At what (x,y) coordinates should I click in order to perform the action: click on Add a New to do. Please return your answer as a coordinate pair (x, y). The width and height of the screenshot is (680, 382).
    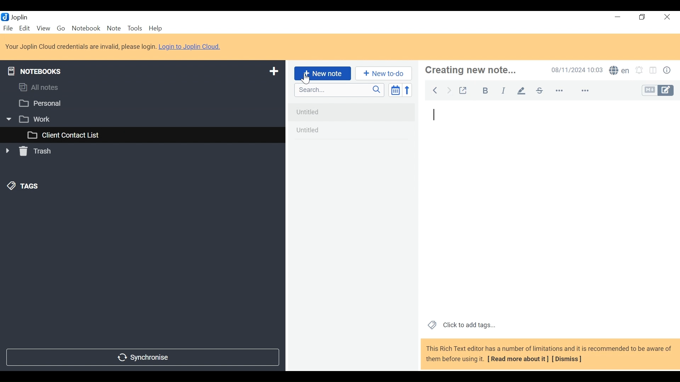
    Looking at the image, I should click on (384, 73).